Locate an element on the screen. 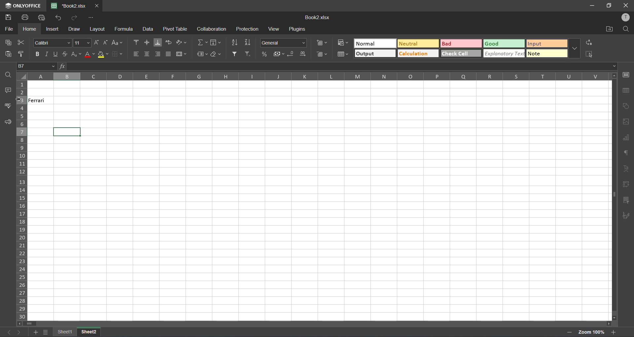 This screenshot has height=337, width=634. orientation is located at coordinates (181, 42).